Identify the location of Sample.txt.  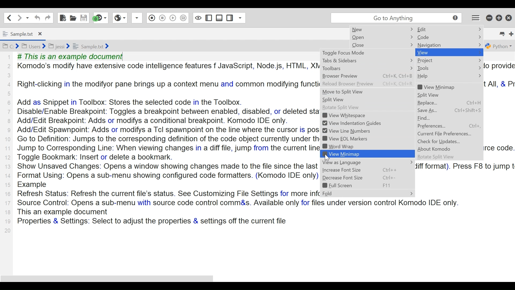
(25, 34).